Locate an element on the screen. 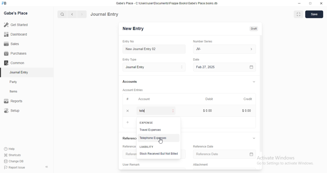 The height and width of the screenshot is (173, 327). | Change DB is located at coordinates (14, 161).